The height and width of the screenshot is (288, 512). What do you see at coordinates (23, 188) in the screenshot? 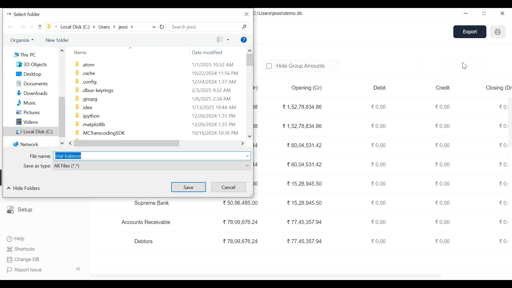
I see `Hide Folders` at bounding box center [23, 188].